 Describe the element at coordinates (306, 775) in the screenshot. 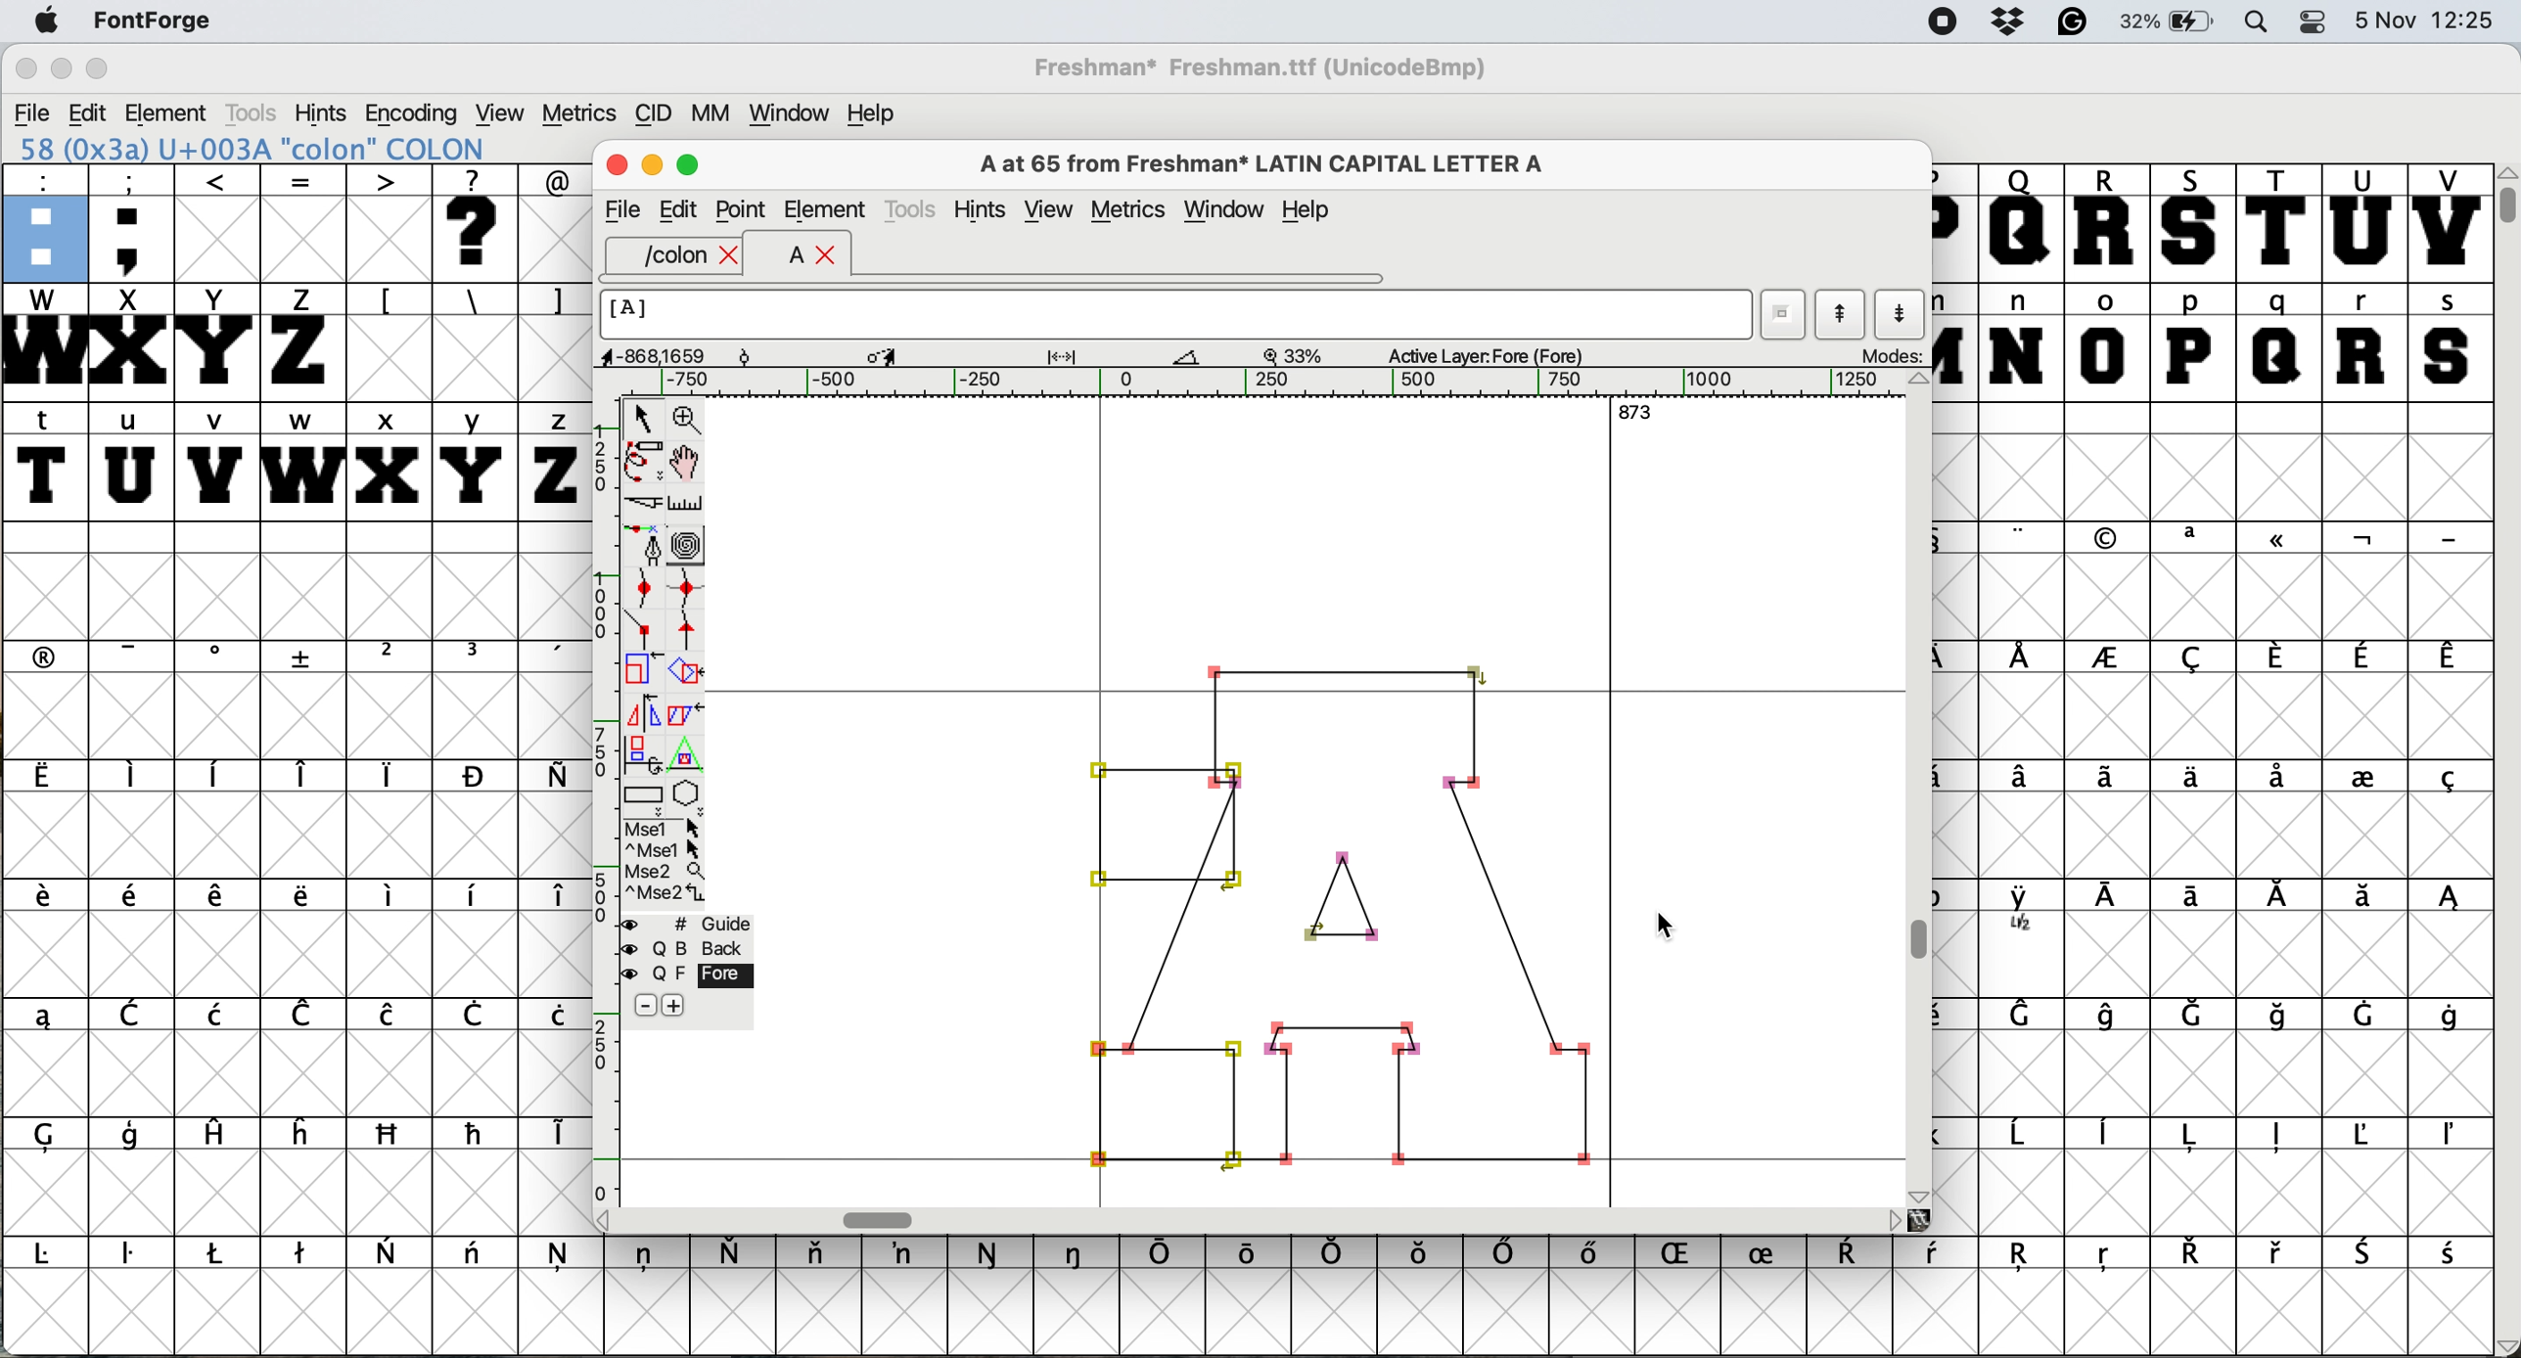

I see `symbol` at that location.